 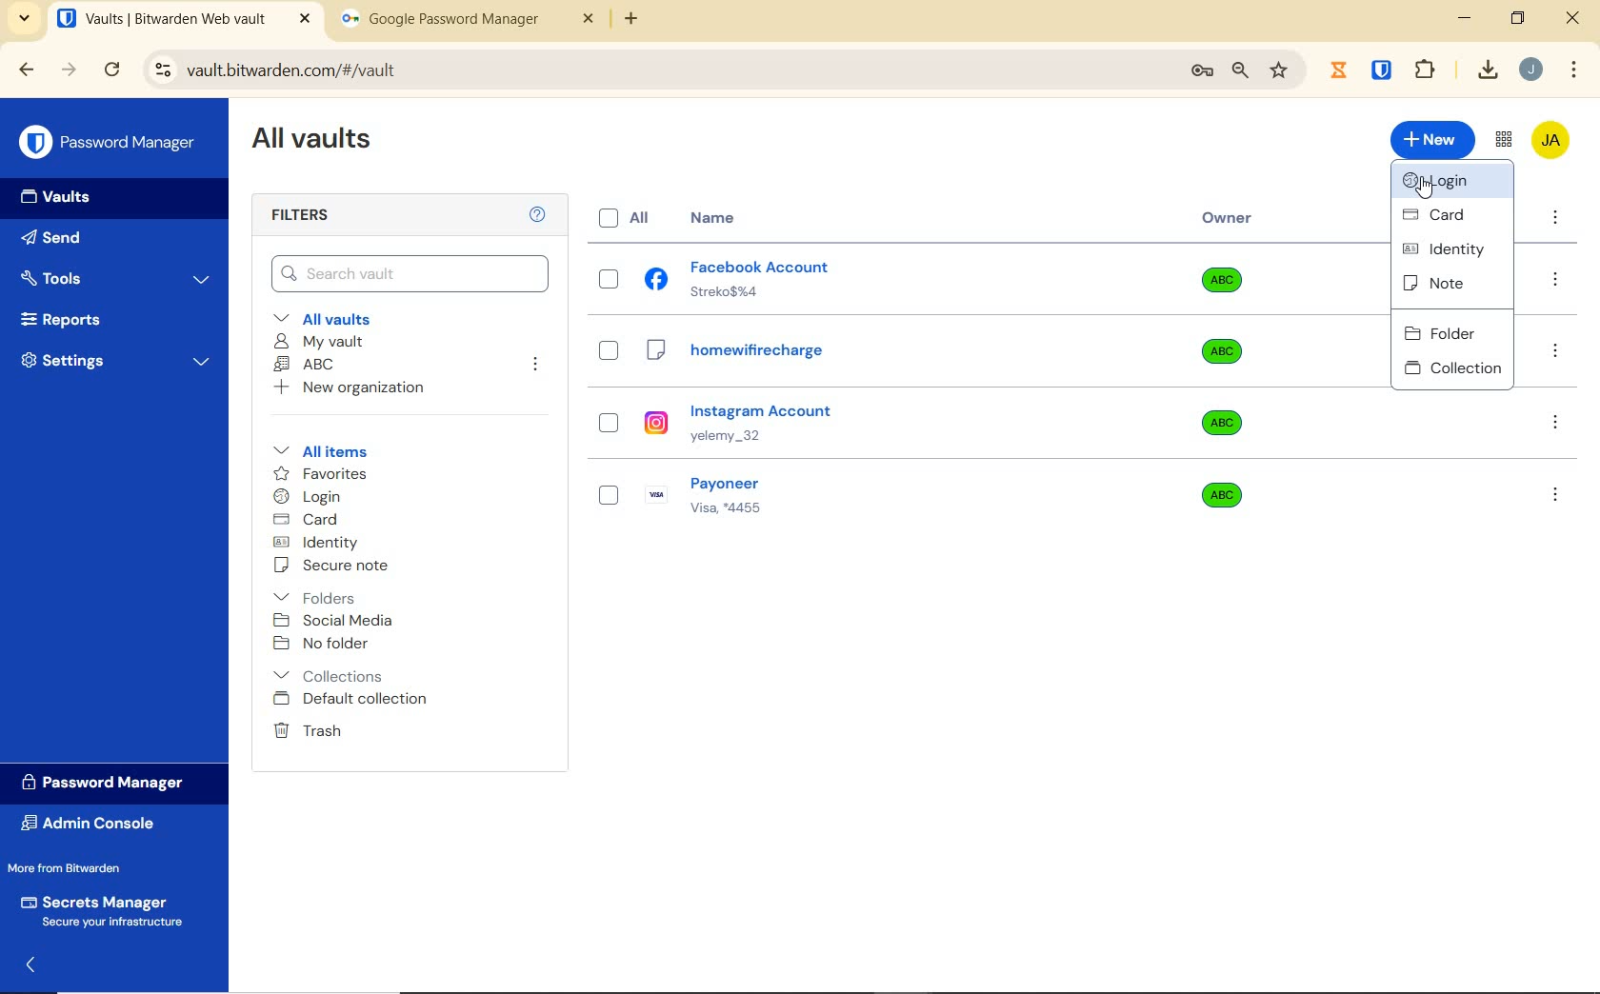 What do you see at coordinates (1559, 281) in the screenshot?
I see `option` at bounding box center [1559, 281].